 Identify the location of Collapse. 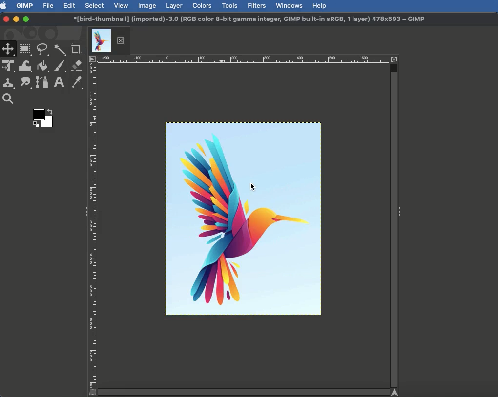
(85, 211).